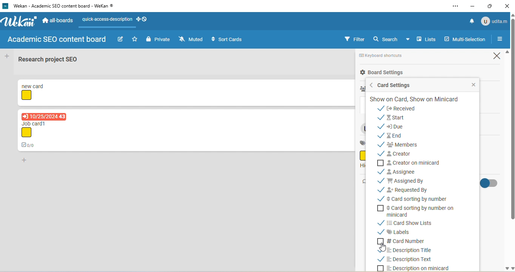 Image resolution: width=515 pixels, height=272 pixels. What do you see at coordinates (410, 180) in the screenshot?
I see `assigned by` at bounding box center [410, 180].